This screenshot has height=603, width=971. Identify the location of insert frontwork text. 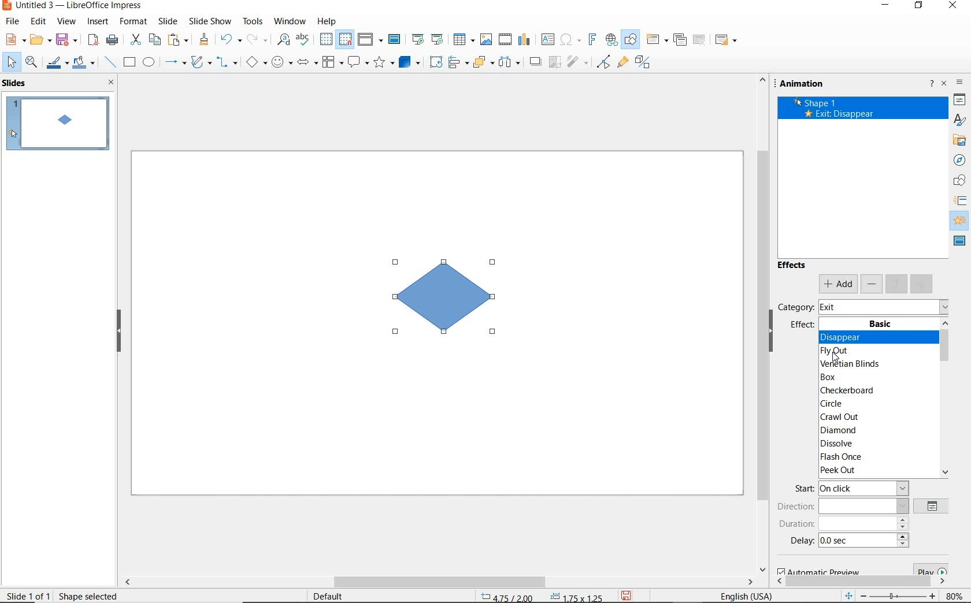
(592, 39).